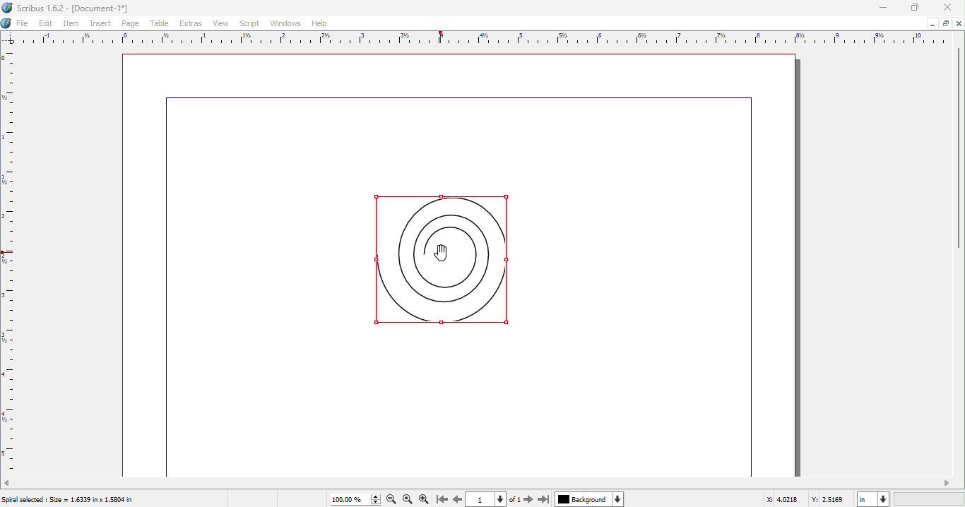 The height and width of the screenshot is (507, 965). What do you see at coordinates (348, 500) in the screenshot?
I see `Current zoom level` at bounding box center [348, 500].